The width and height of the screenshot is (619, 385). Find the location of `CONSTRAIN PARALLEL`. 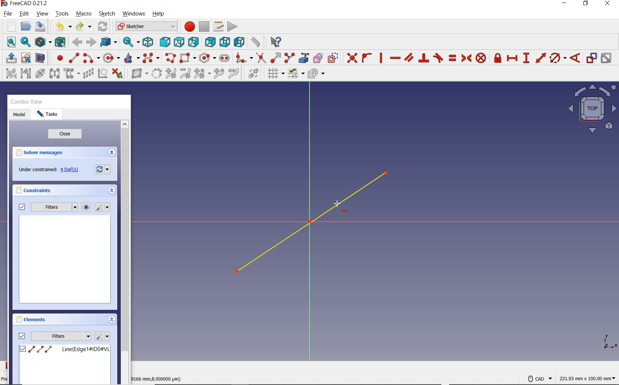

CONSTRAIN PARALLEL is located at coordinates (409, 57).